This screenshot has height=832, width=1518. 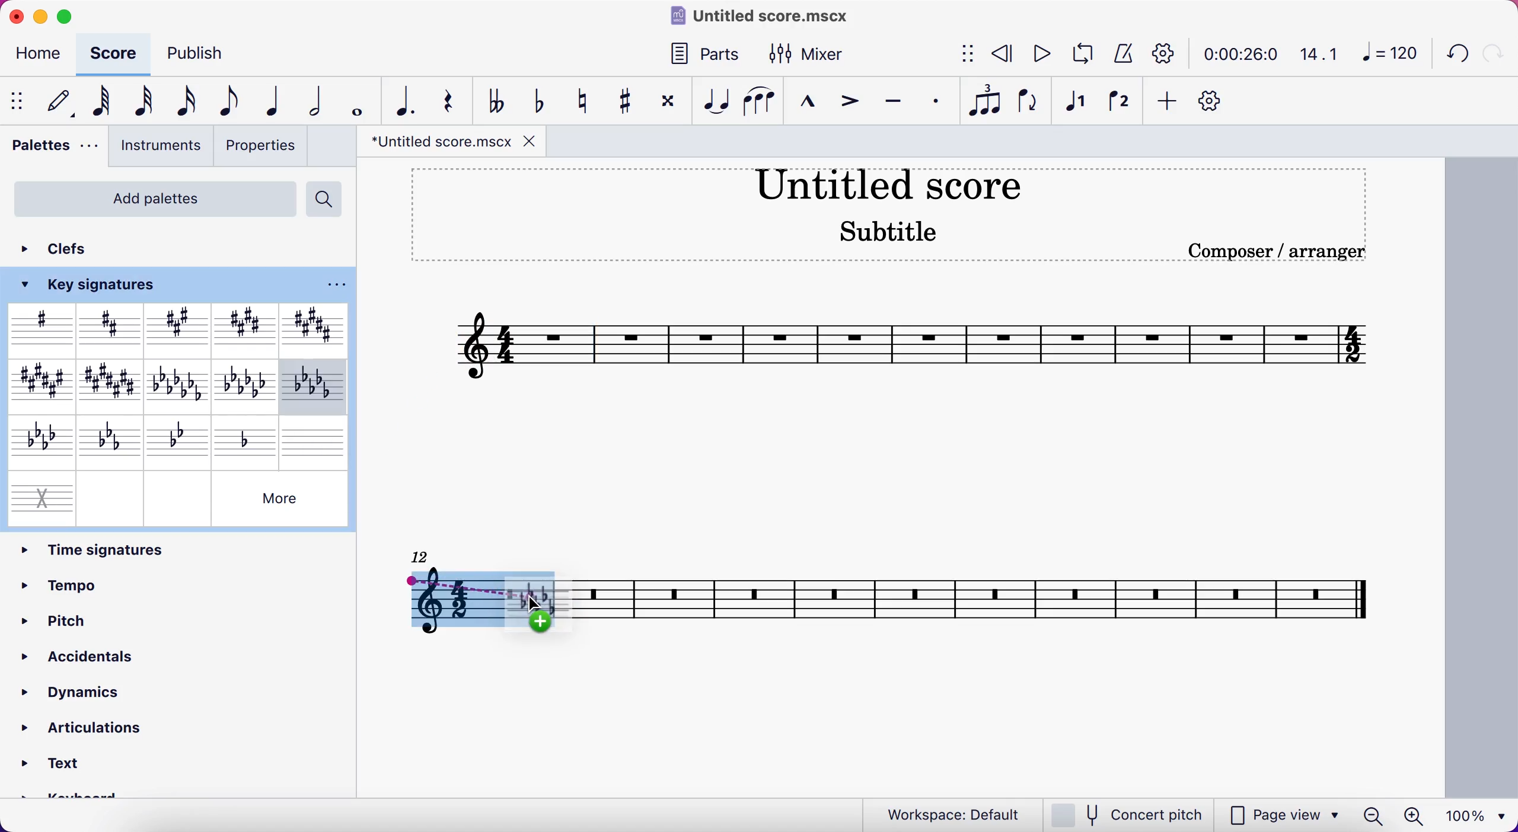 I want to click on home, so click(x=39, y=54).